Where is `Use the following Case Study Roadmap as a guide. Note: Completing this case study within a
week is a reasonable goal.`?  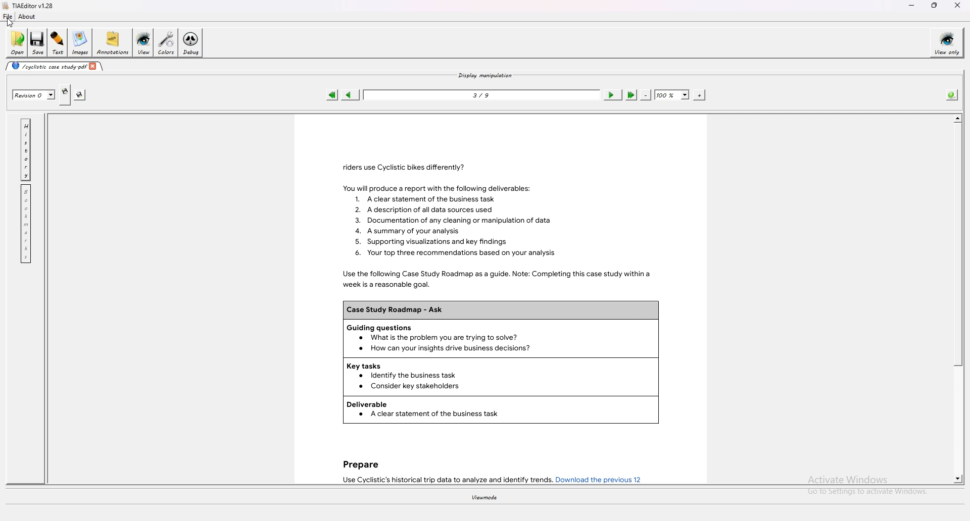 Use the following Case Study Roadmap as a guide. Note: Completing this case study within a
week is a reasonable goal. is located at coordinates (493, 279).